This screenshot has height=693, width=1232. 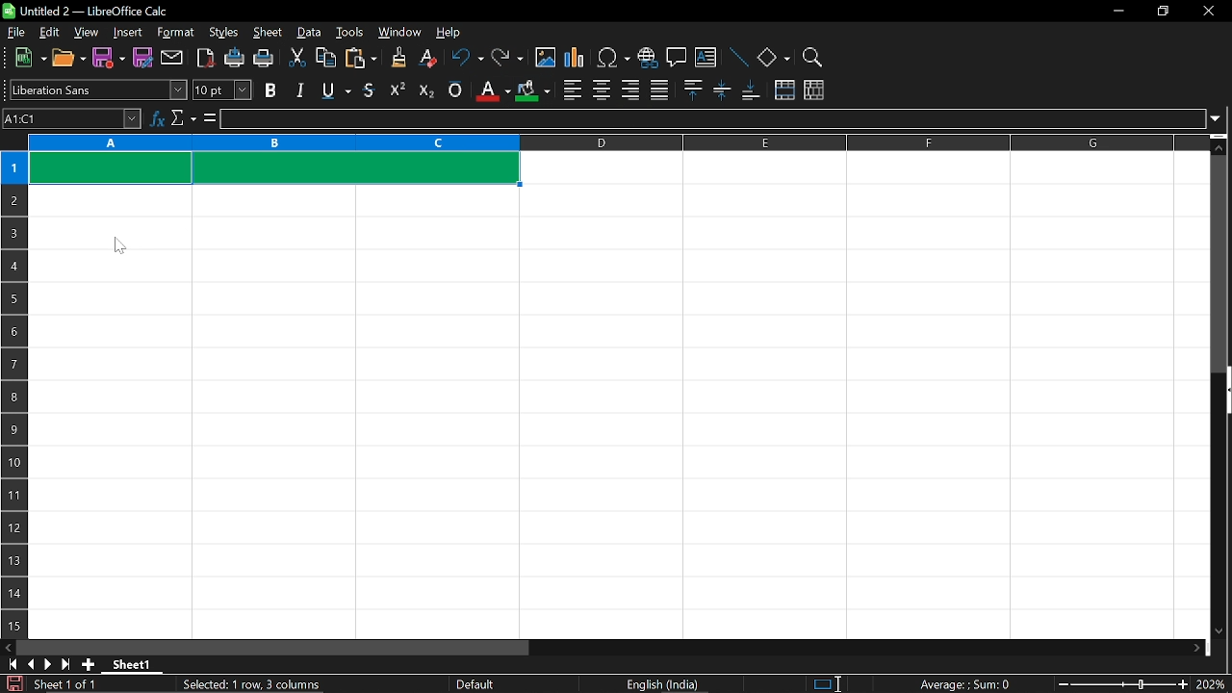 What do you see at coordinates (99, 90) in the screenshot?
I see `text style` at bounding box center [99, 90].